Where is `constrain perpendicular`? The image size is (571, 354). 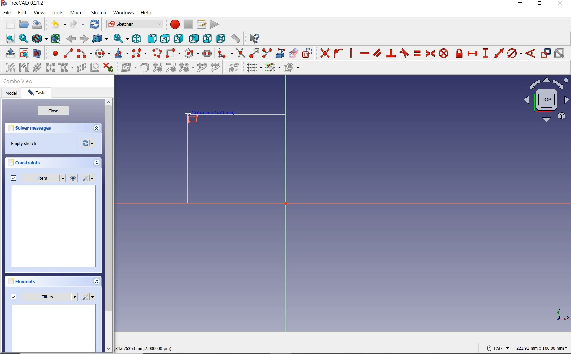 constrain perpendicular is located at coordinates (391, 53).